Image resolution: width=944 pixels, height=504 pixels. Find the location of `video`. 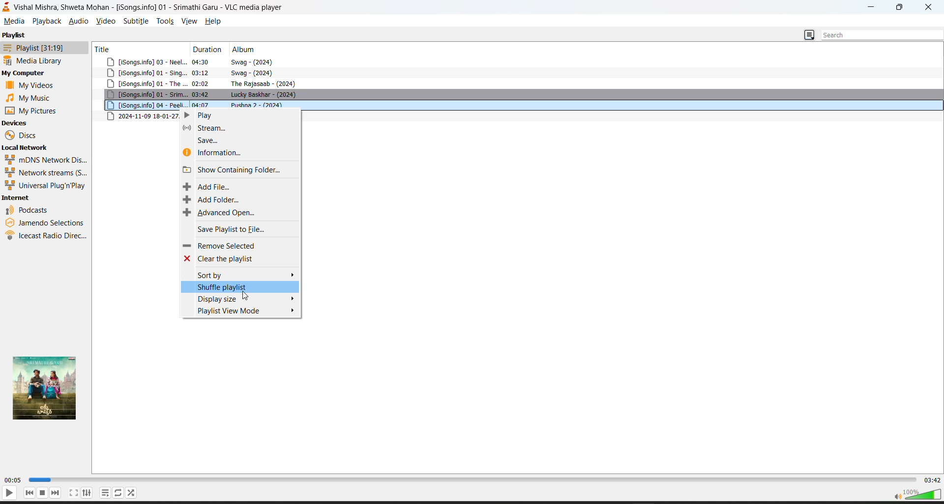

video is located at coordinates (105, 20).